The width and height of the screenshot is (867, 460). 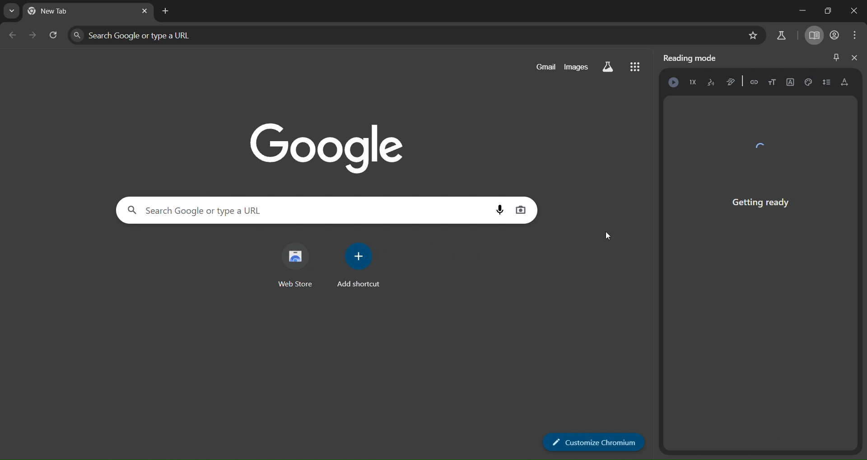 What do you see at coordinates (855, 9) in the screenshot?
I see `close` at bounding box center [855, 9].